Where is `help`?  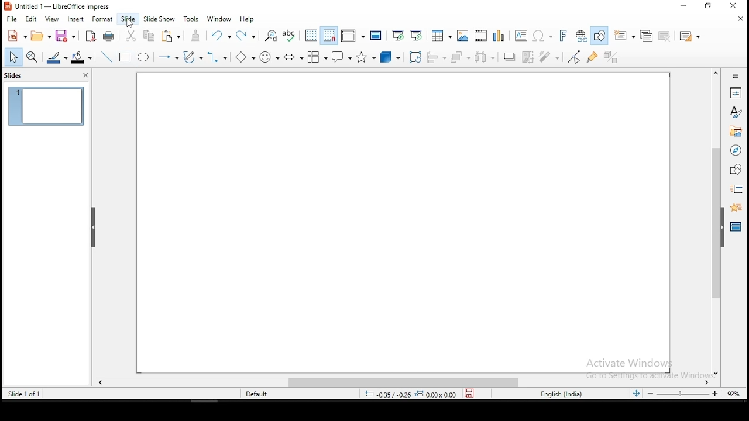
help is located at coordinates (248, 21).